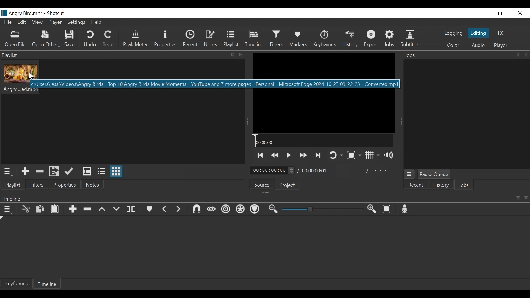 This screenshot has height=298, width=530. What do you see at coordinates (165, 209) in the screenshot?
I see `Previous marker` at bounding box center [165, 209].